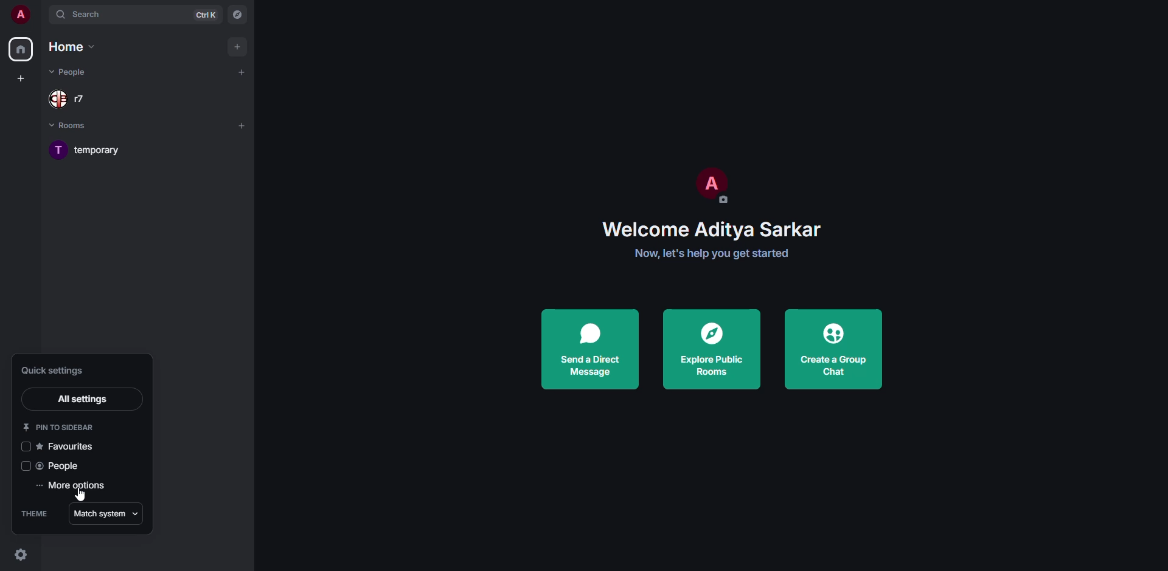 The height and width of the screenshot is (571, 1168). Describe the element at coordinates (23, 465) in the screenshot. I see `click to enable` at that location.